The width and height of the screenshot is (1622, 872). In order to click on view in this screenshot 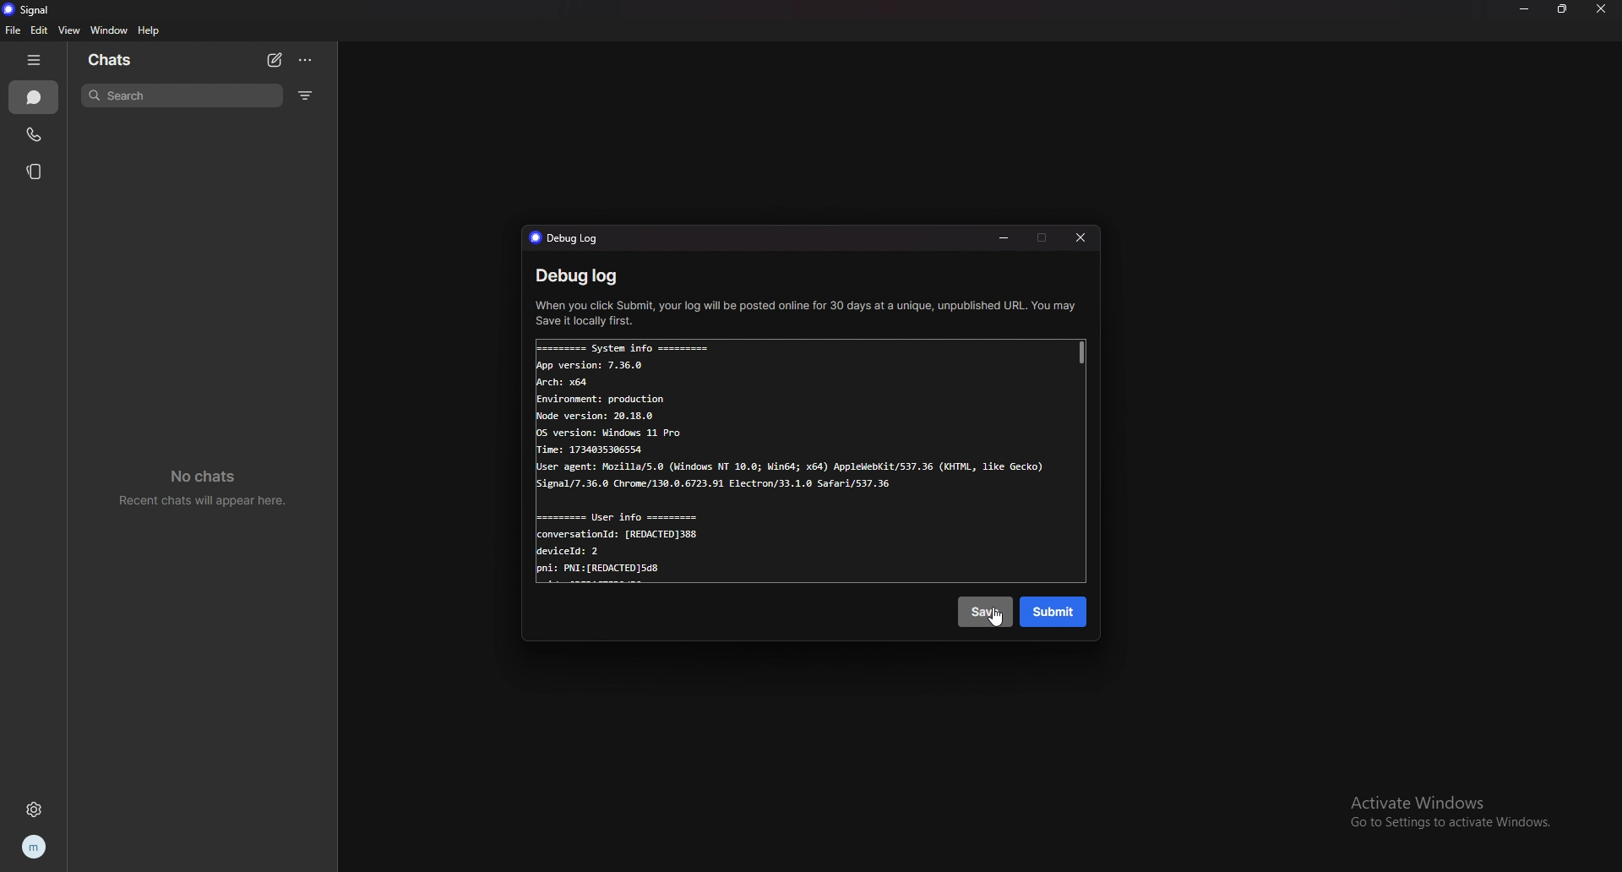, I will do `click(68, 31)`.